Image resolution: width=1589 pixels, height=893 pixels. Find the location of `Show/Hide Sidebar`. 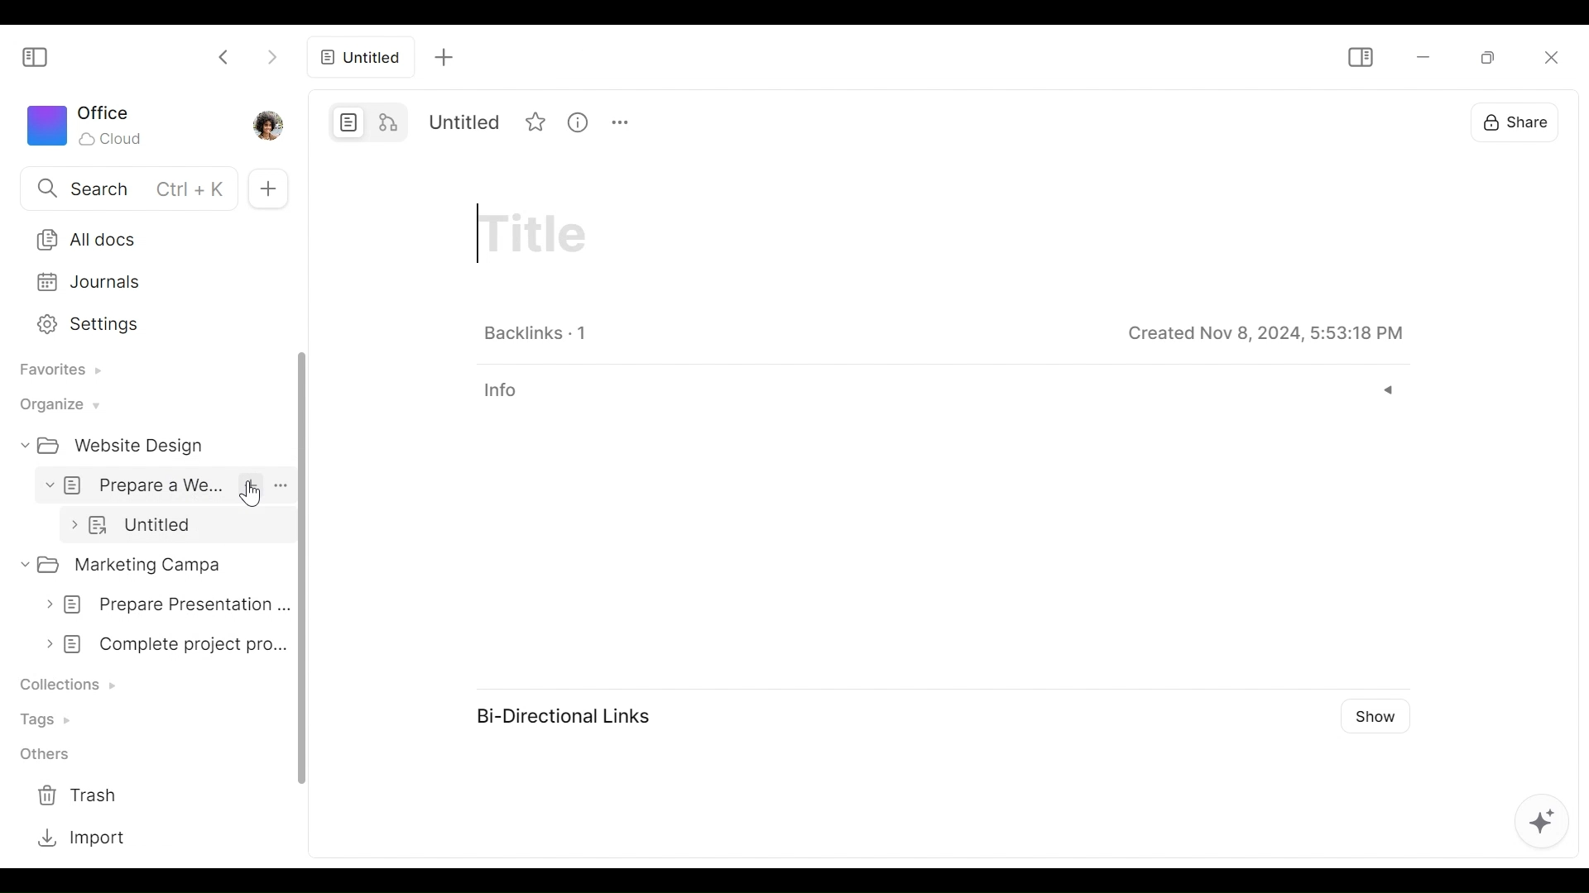

Show/Hide Sidebar is located at coordinates (32, 59).